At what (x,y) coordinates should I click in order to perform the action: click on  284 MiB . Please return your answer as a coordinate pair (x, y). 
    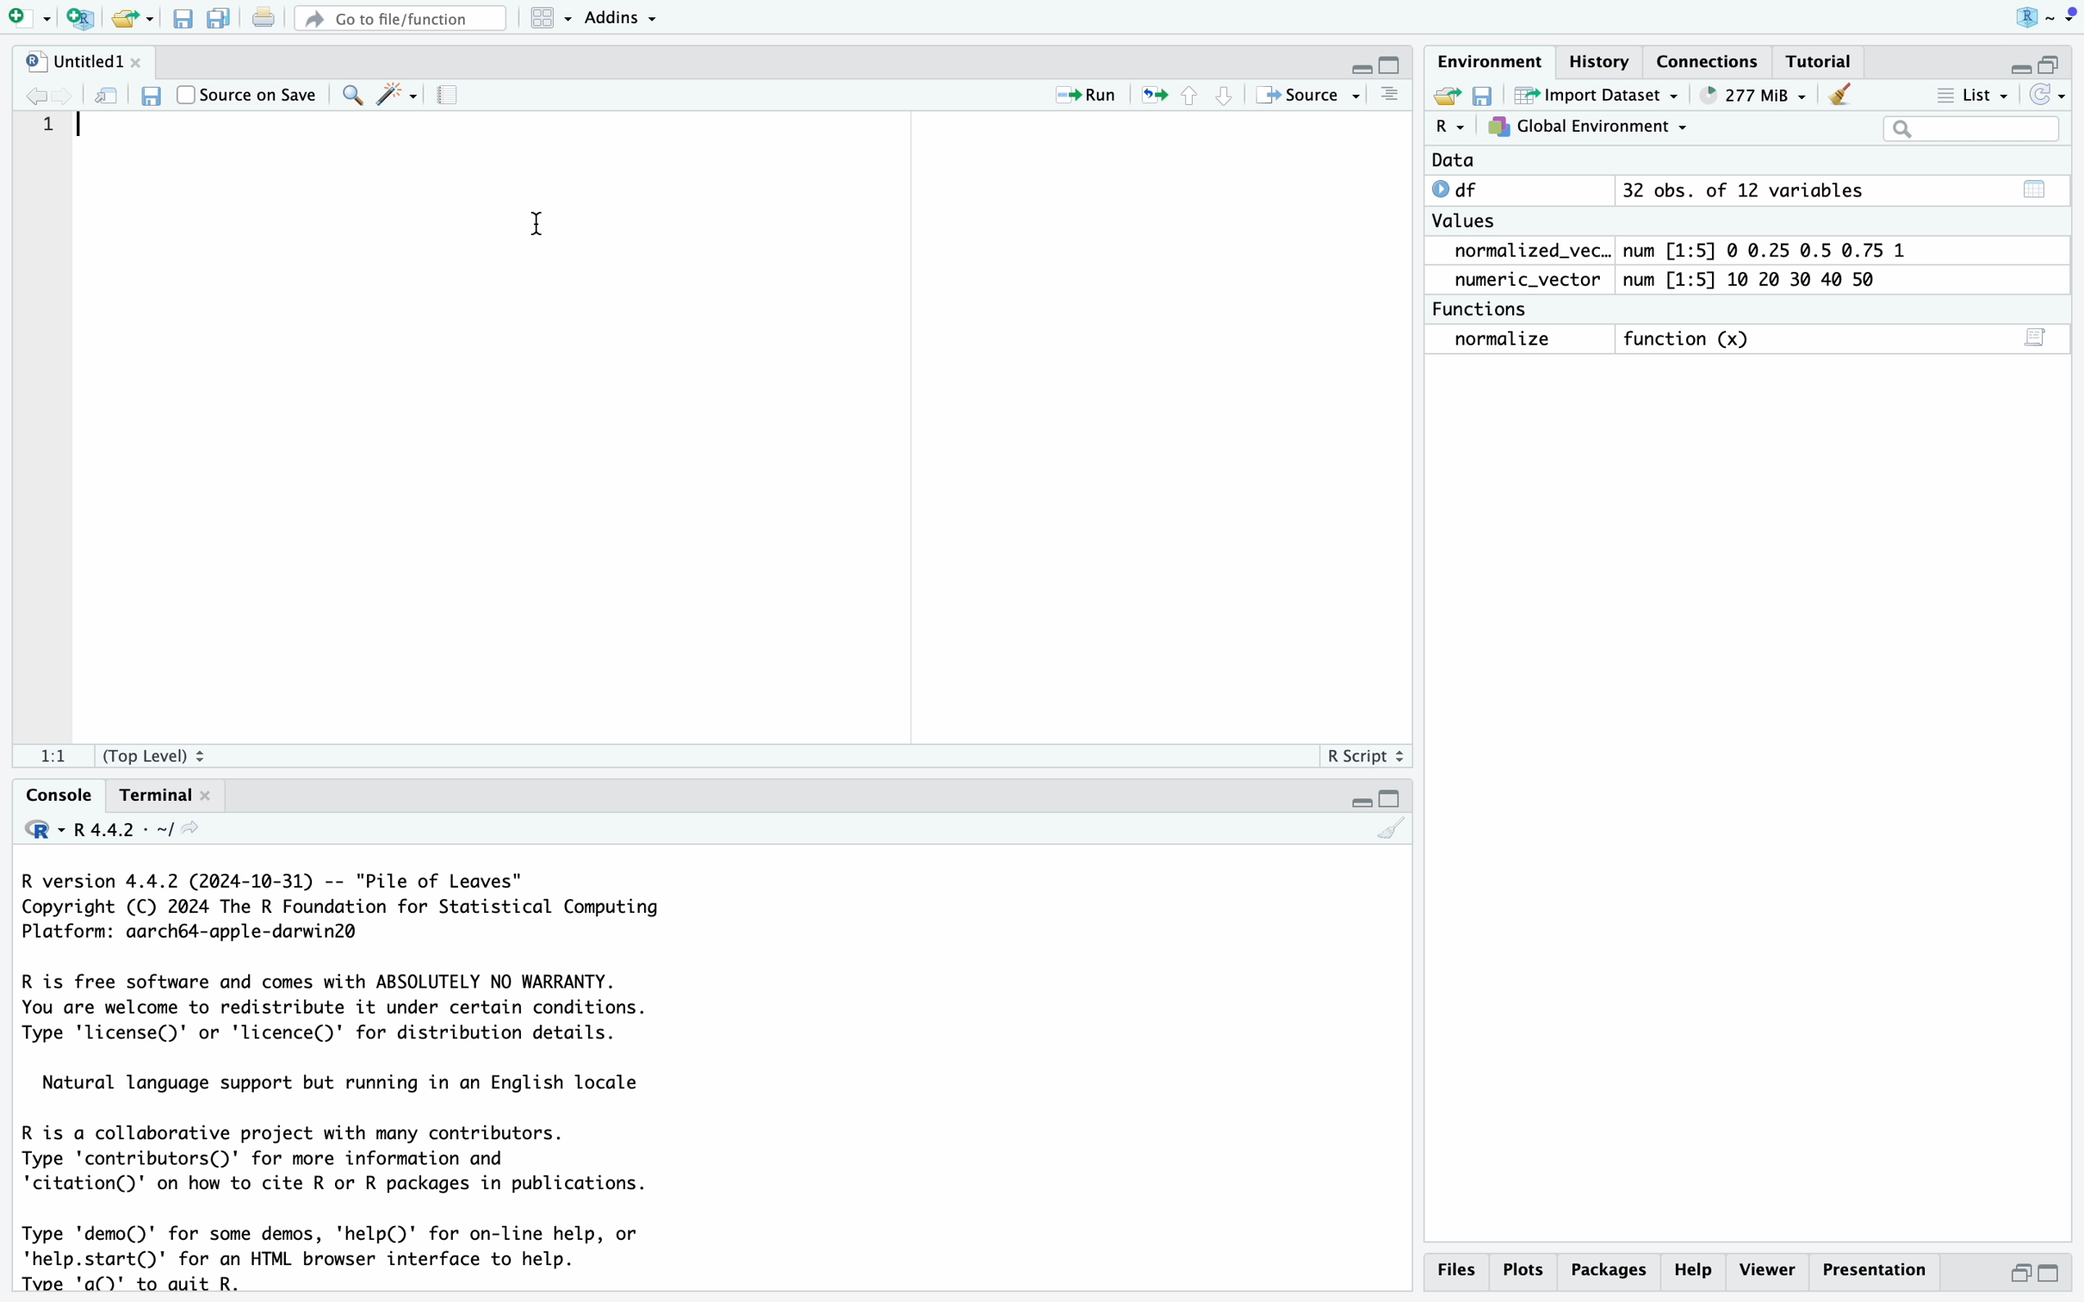
    Looking at the image, I should click on (1748, 96).